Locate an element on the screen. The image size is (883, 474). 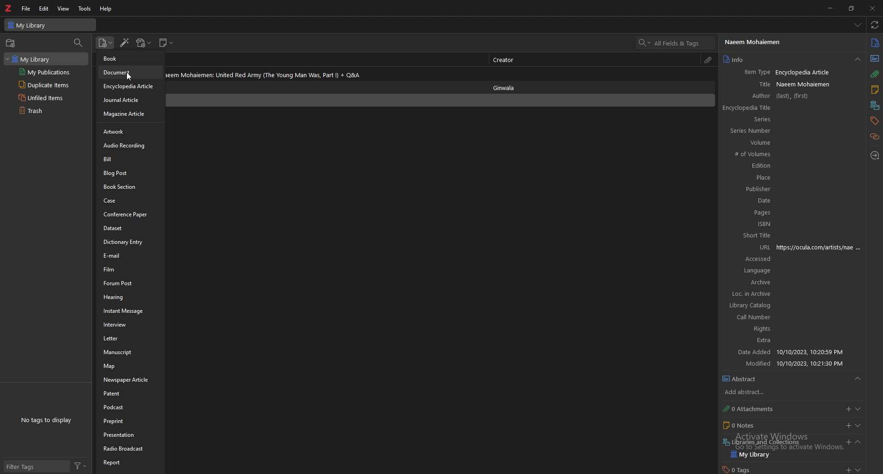
related is located at coordinates (875, 136).